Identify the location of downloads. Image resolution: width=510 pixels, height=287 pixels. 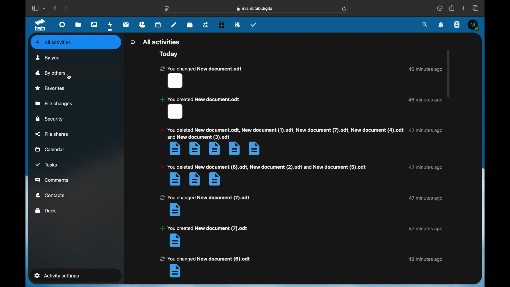
(440, 8).